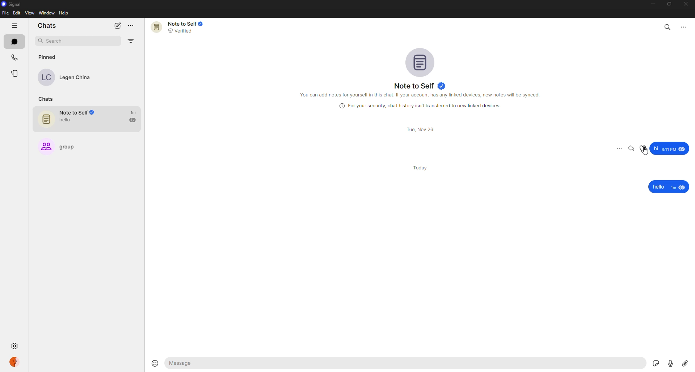  Describe the element at coordinates (684, 26) in the screenshot. I see `more` at that location.